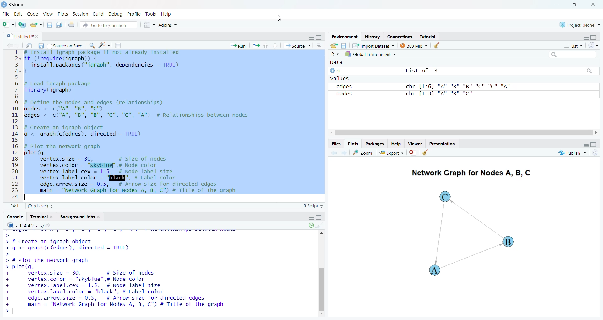 The height and width of the screenshot is (320, 603). What do you see at coordinates (391, 153) in the screenshot?
I see `Export +` at bounding box center [391, 153].